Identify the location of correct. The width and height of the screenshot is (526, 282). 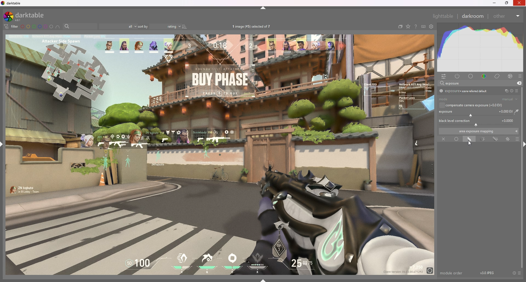
(498, 77).